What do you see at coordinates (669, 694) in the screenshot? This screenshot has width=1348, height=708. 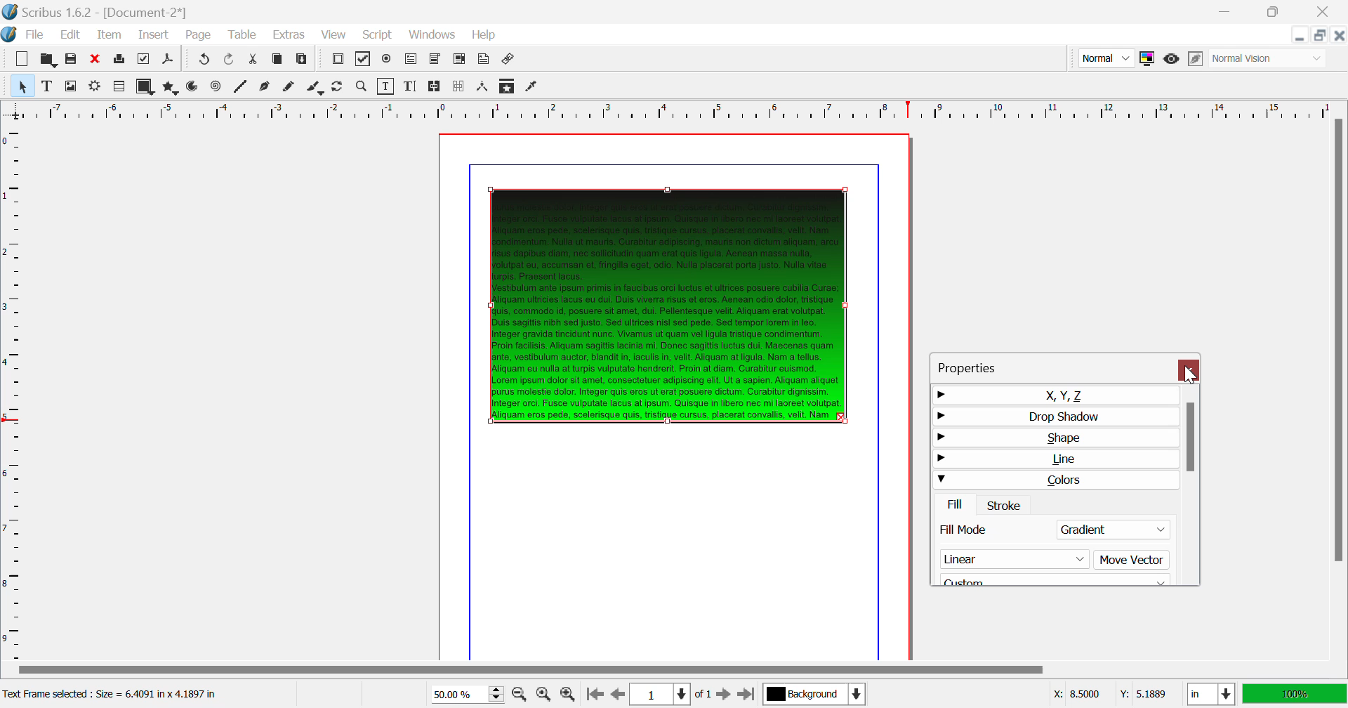 I see `Page 1 of 1` at bounding box center [669, 694].